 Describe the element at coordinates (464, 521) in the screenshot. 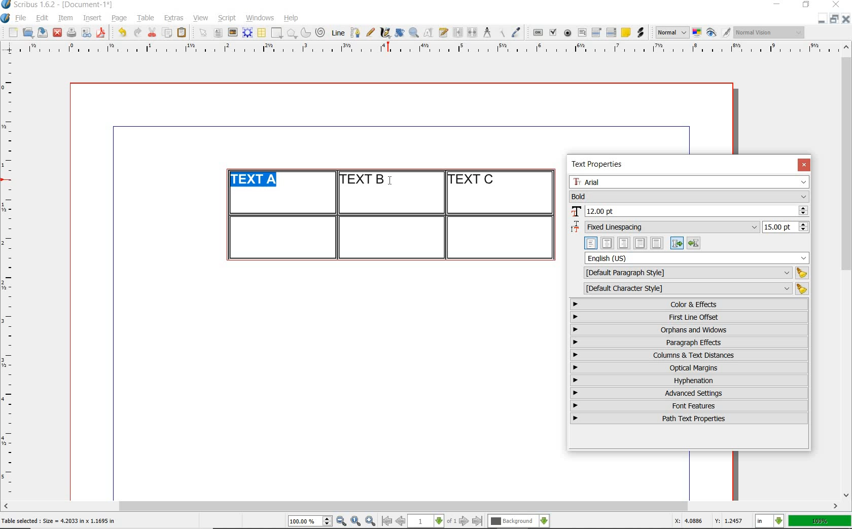

I see `go to next page` at that location.